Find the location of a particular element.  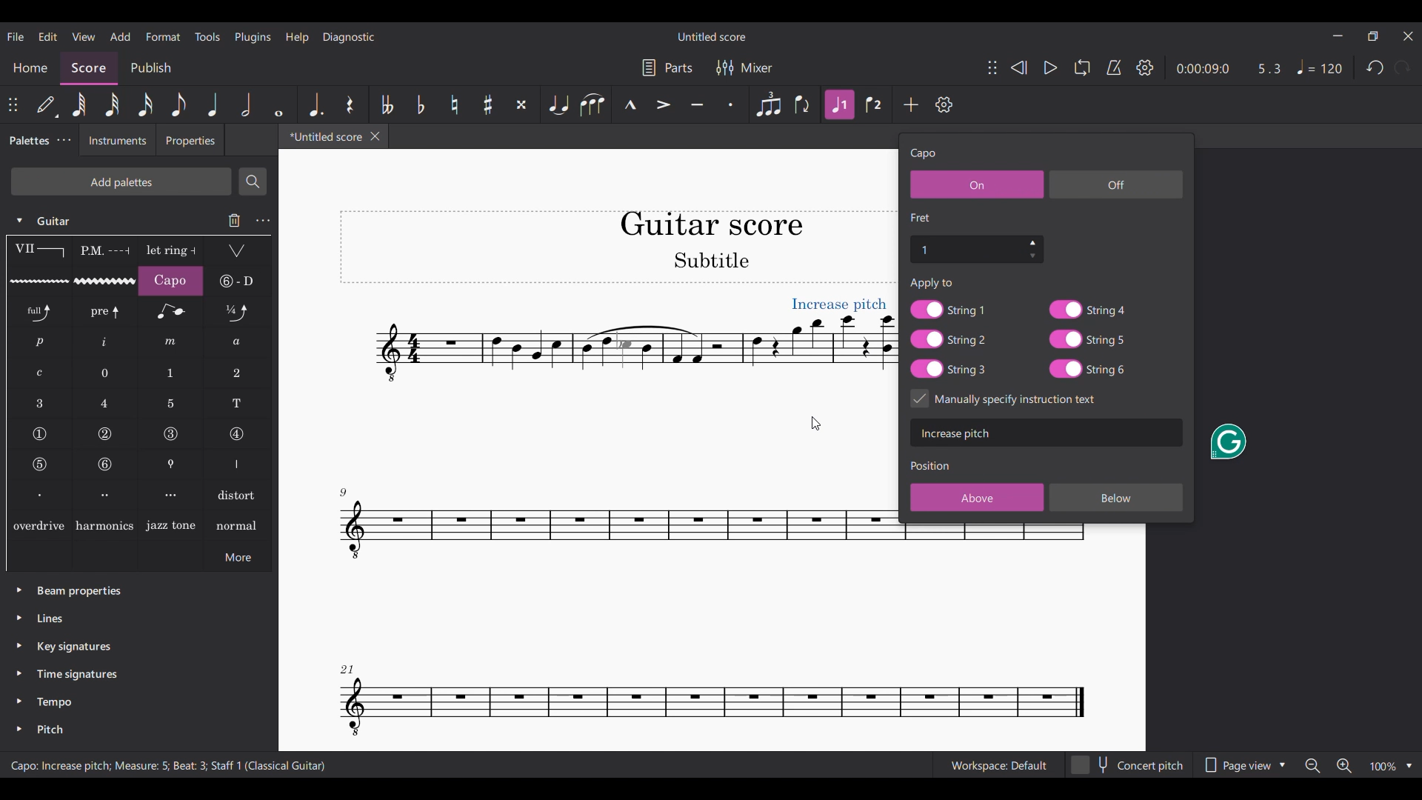

RH guitar fingering i is located at coordinates (105, 343).